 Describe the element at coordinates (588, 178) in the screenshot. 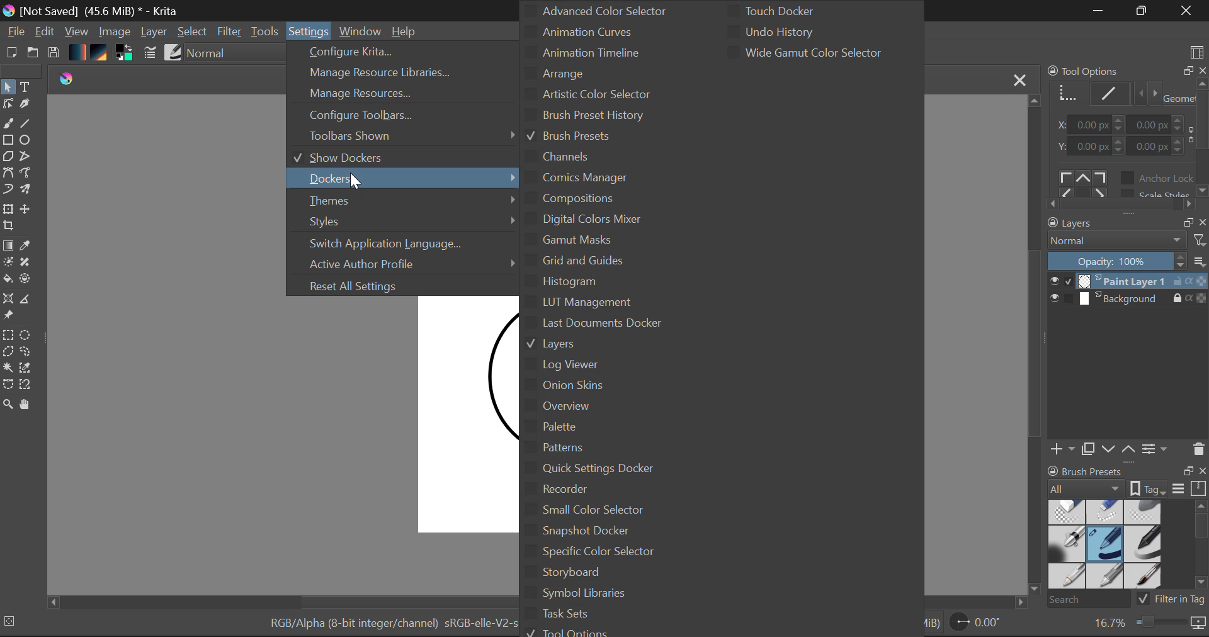

I see `Comics Manager` at that location.